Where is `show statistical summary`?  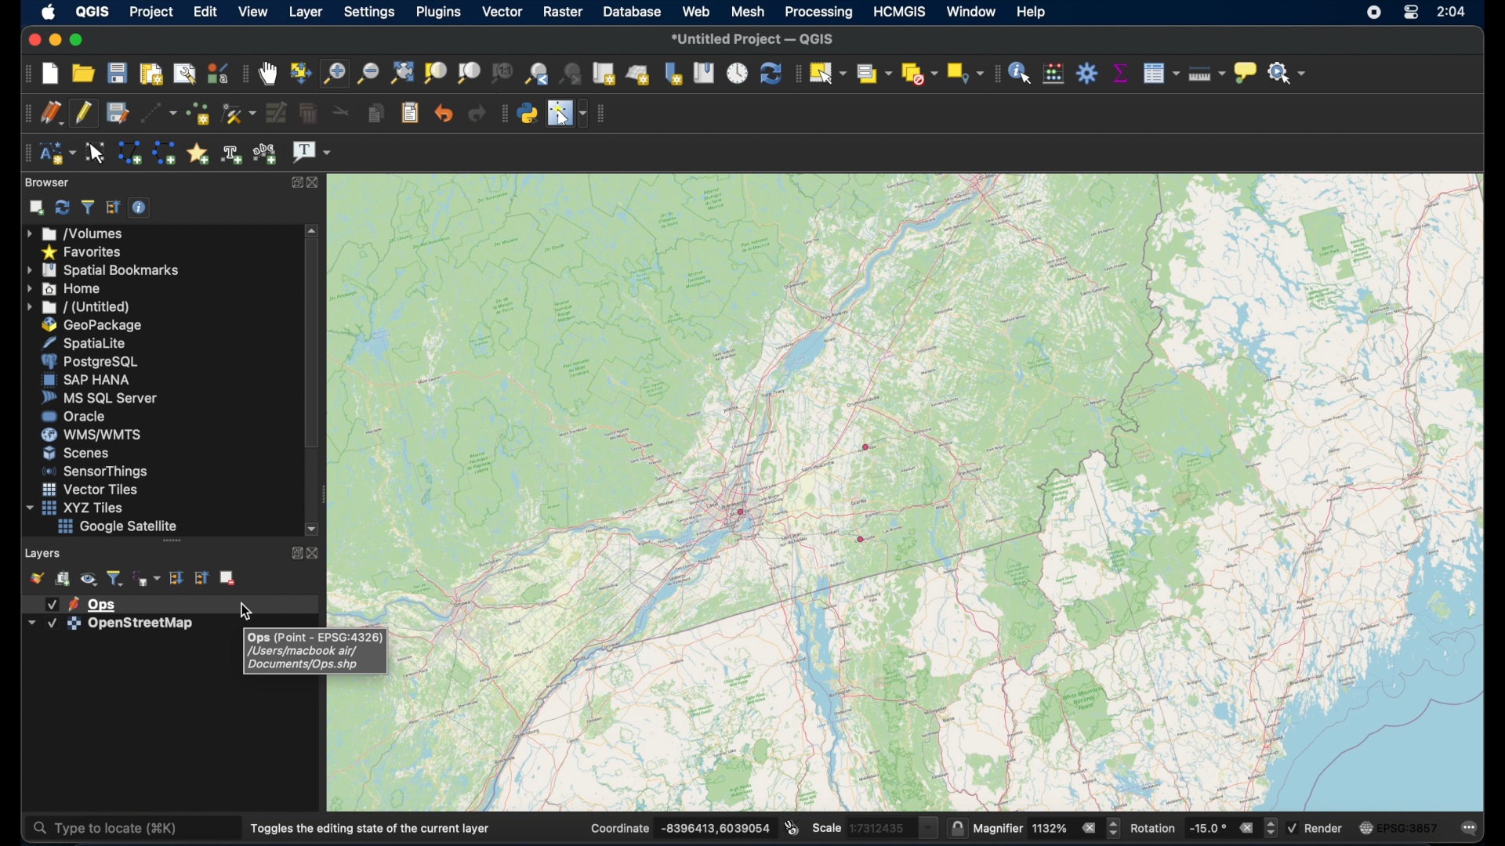
show statistical summary is located at coordinates (1121, 72).